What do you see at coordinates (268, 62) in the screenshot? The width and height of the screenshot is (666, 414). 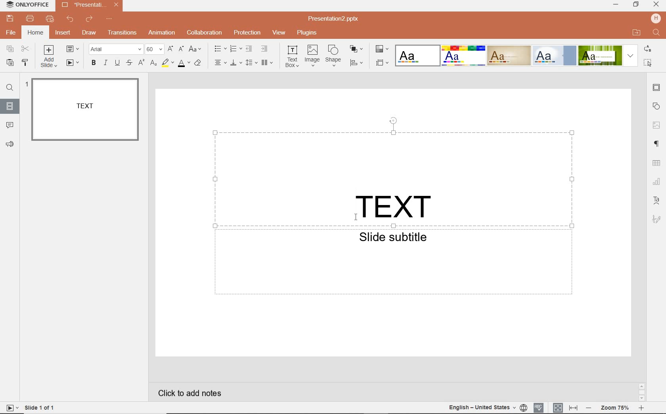 I see `insert columns` at bounding box center [268, 62].